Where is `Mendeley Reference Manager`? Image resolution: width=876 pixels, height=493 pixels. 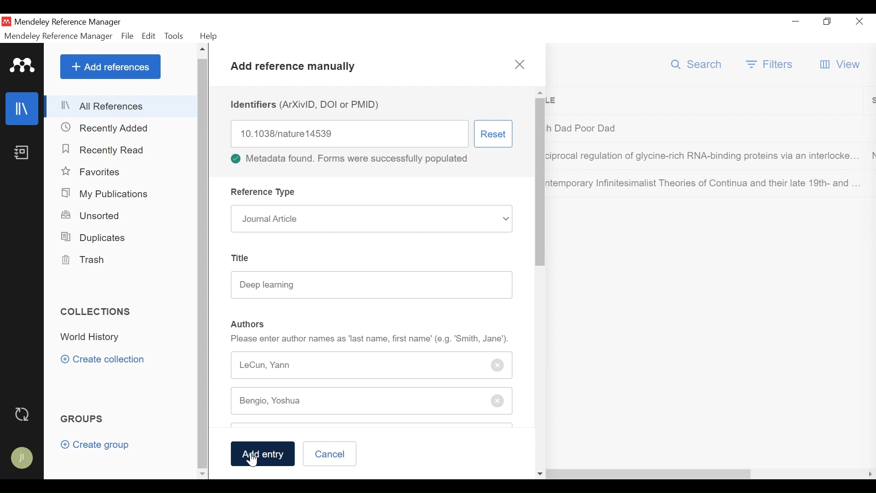 Mendeley Reference Manager is located at coordinates (59, 36).